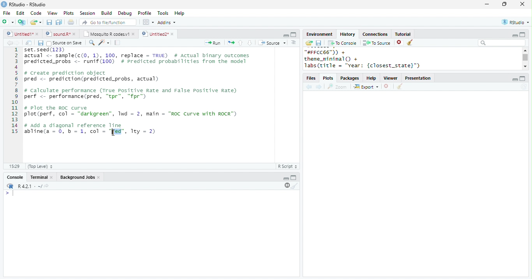 This screenshot has height=279, width=532. Describe the element at coordinates (8, 22) in the screenshot. I see `new file` at that location.